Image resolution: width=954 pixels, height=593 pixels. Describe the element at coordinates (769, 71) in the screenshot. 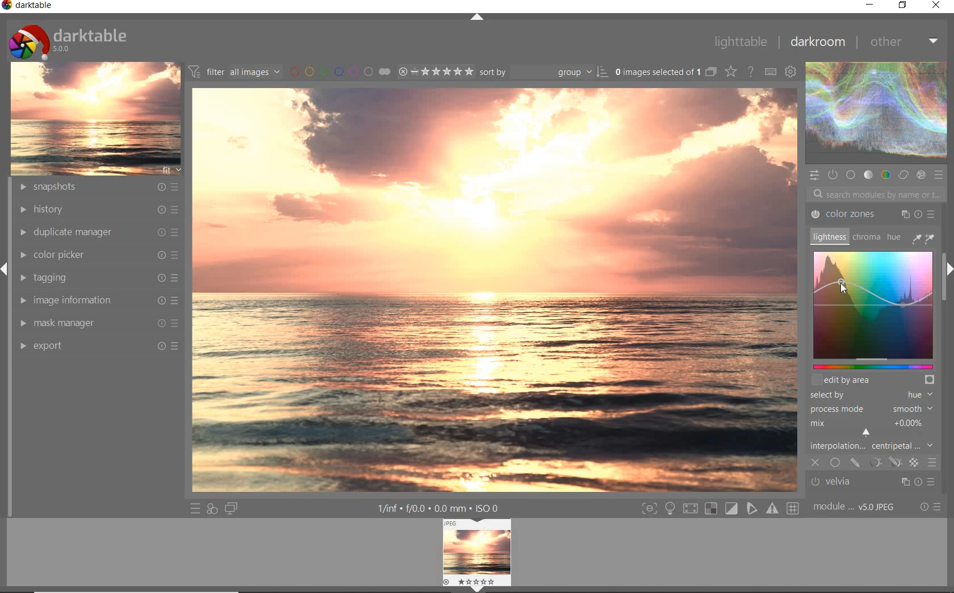

I see `define keyboard shortcut` at that location.